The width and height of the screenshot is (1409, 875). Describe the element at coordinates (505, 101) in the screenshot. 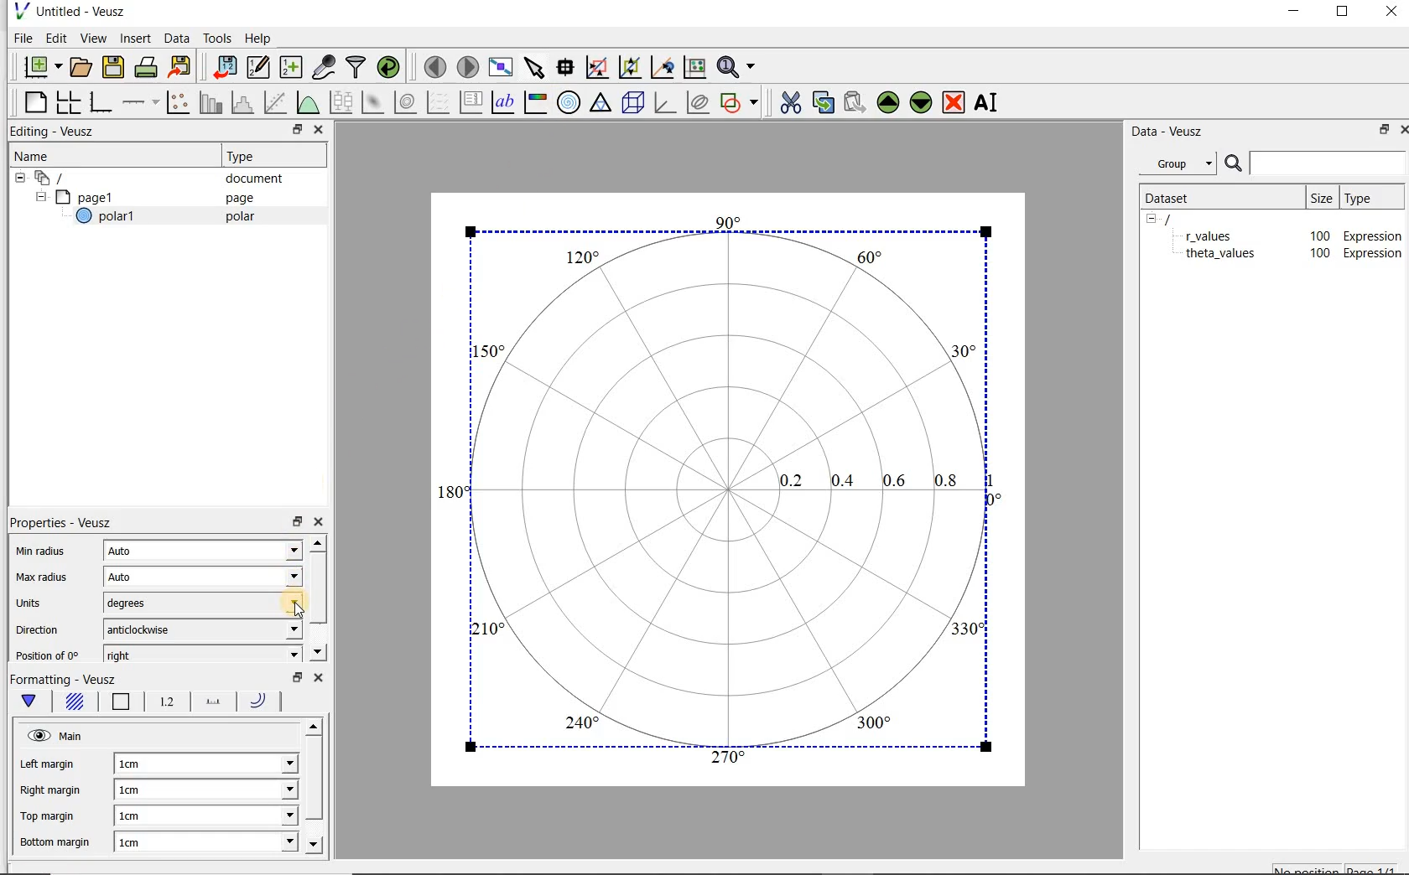

I see `text label` at that location.